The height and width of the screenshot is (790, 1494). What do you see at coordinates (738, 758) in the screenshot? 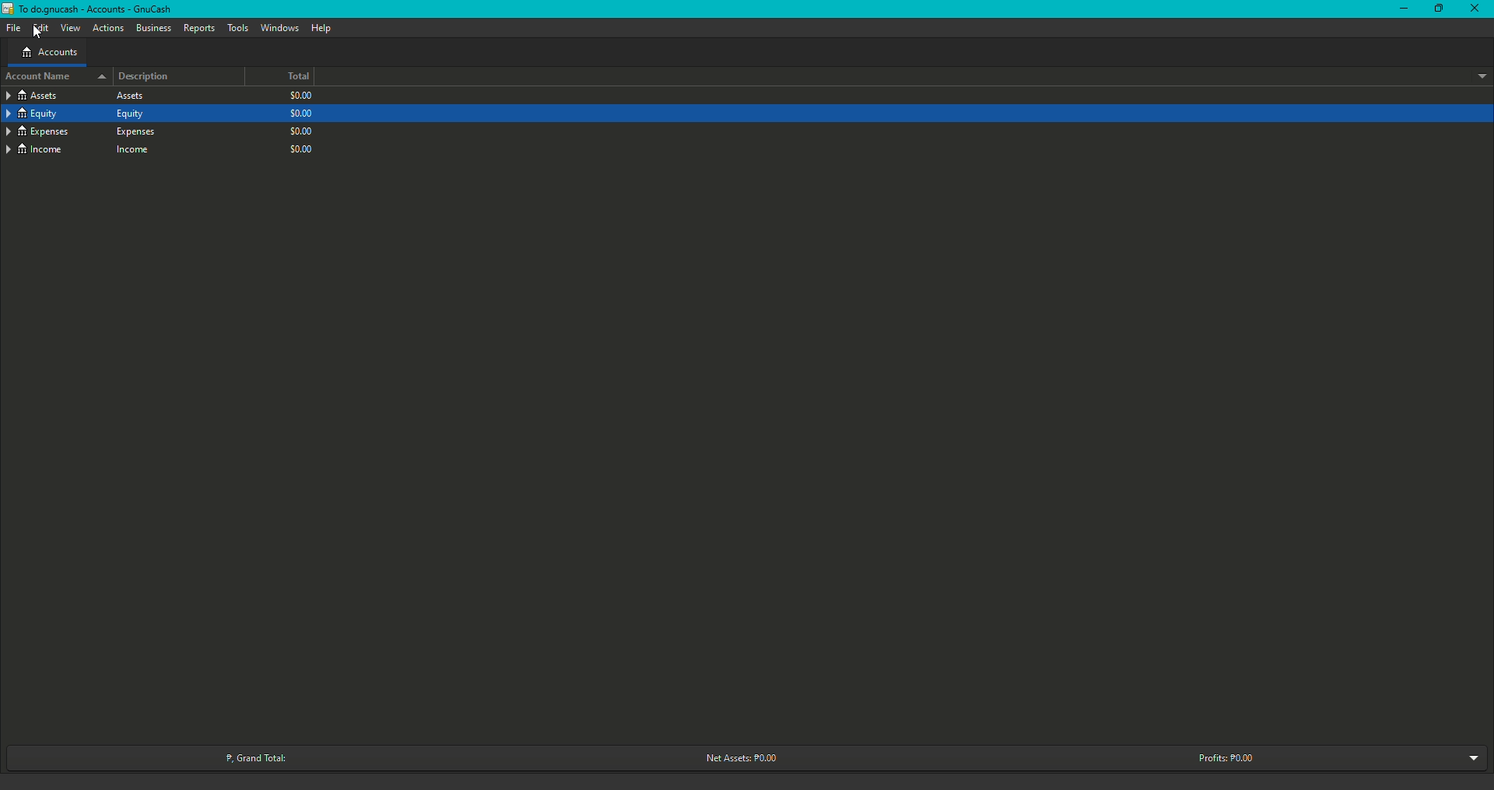
I see `Net Assets` at bounding box center [738, 758].